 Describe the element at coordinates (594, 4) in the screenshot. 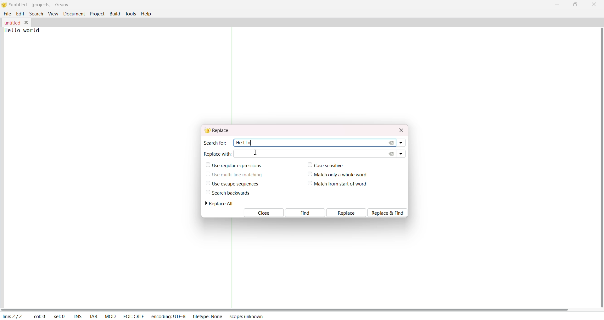

I see `close` at that location.